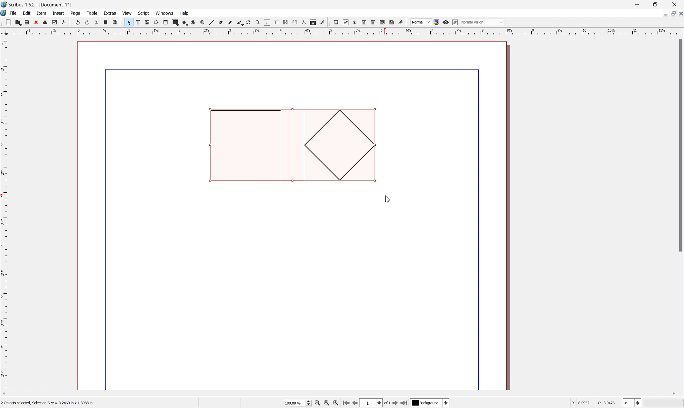 The image size is (684, 408). What do you see at coordinates (144, 13) in the screenshot?
I see `script` at bounding box center [144, 13].